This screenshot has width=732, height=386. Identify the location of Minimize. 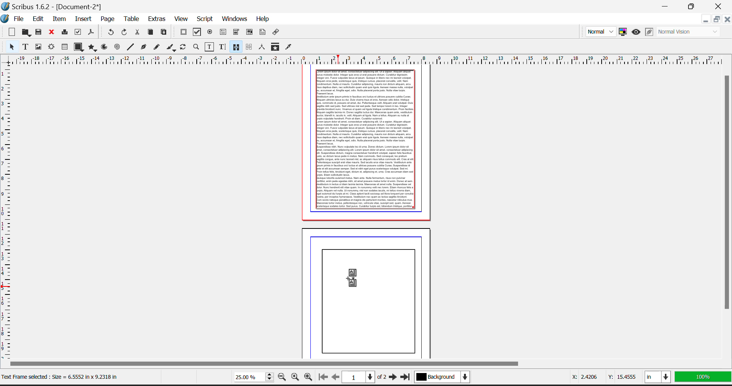
(693, 5).